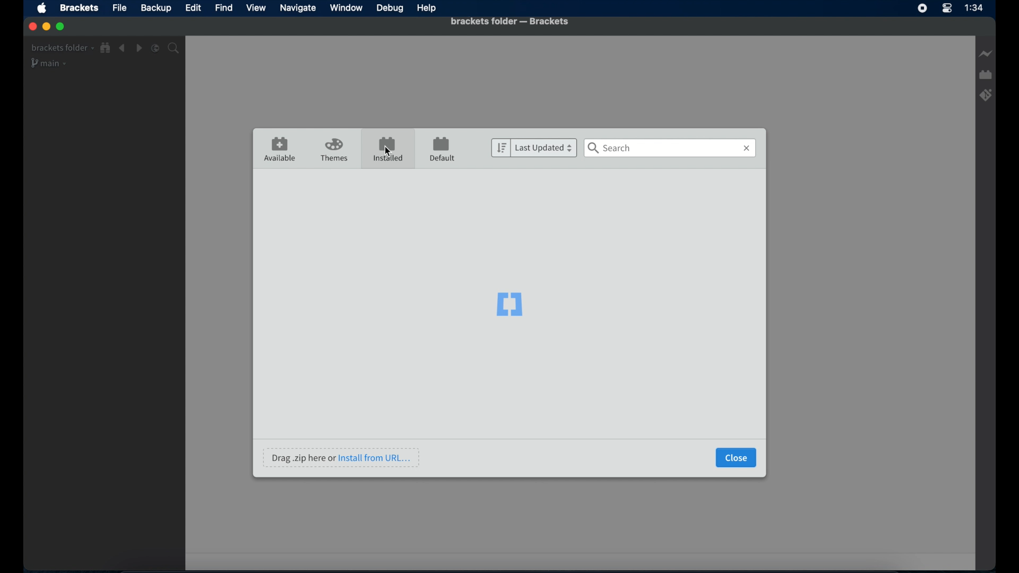 This screenshot has height=573, width=1019. I want to click on Time, so click(974, 7).